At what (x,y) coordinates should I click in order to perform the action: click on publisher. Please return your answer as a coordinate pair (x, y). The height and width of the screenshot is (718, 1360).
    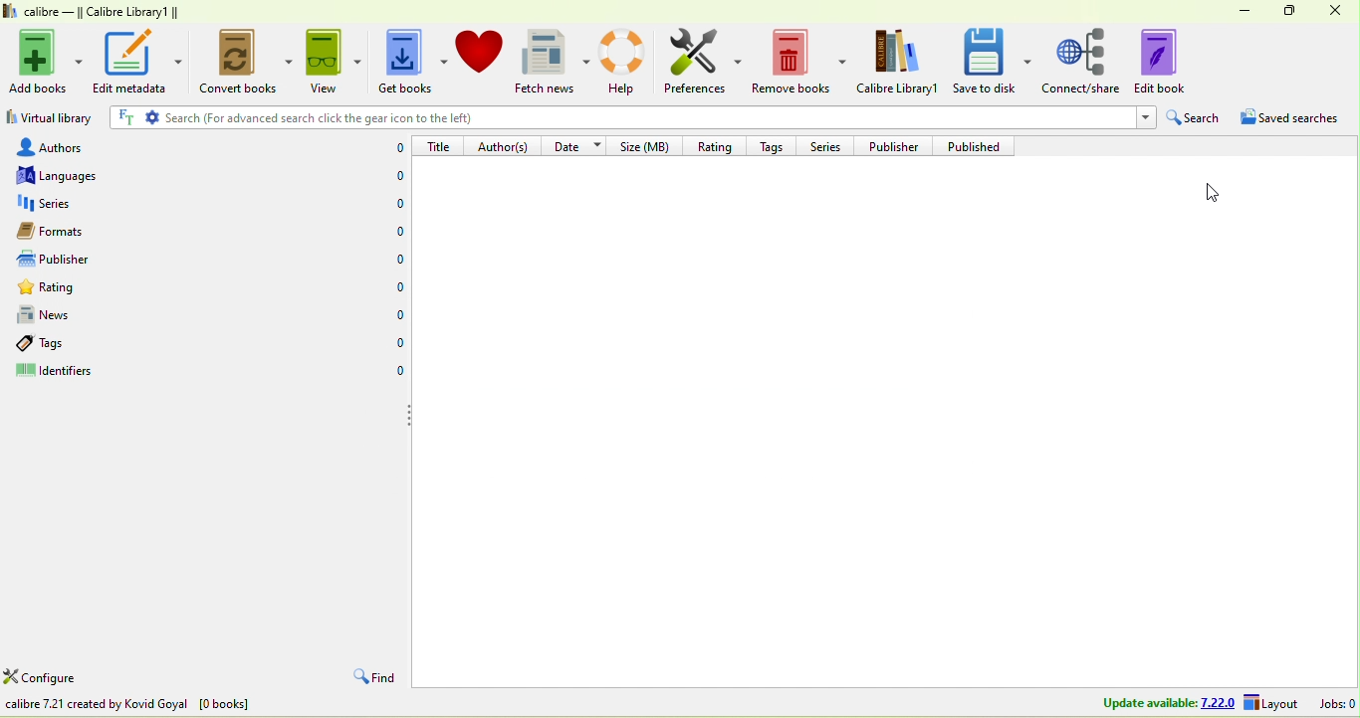
    Looking at the image, I should click on (899, 145).